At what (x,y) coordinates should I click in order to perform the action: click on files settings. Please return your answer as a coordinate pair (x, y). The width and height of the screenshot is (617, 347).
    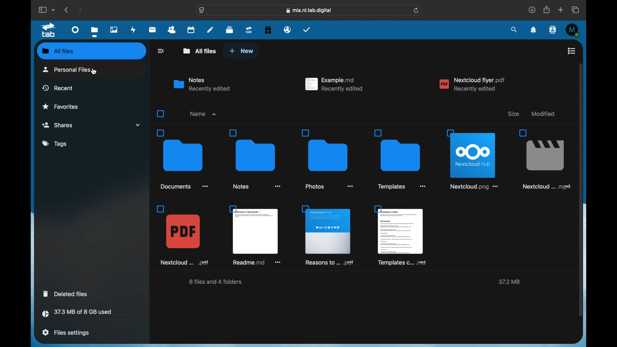
    Looking at the image, I should click on (66, 333).